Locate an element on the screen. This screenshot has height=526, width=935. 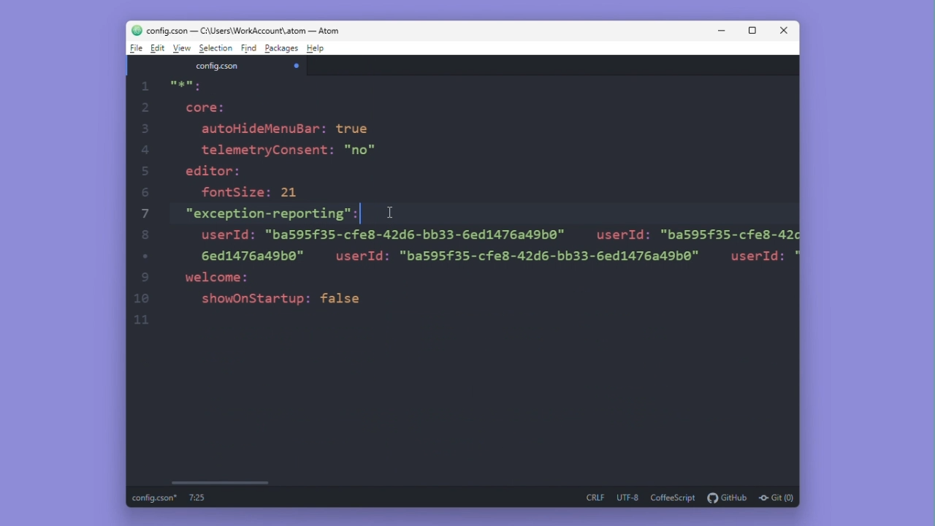
7:25 is located at coordinates (196, 498).